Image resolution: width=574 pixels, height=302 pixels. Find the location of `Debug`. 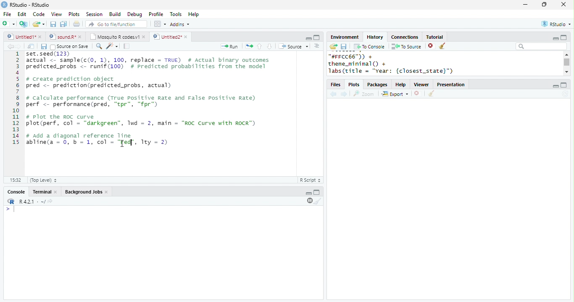

Debug is located at coordinates (136, 15).